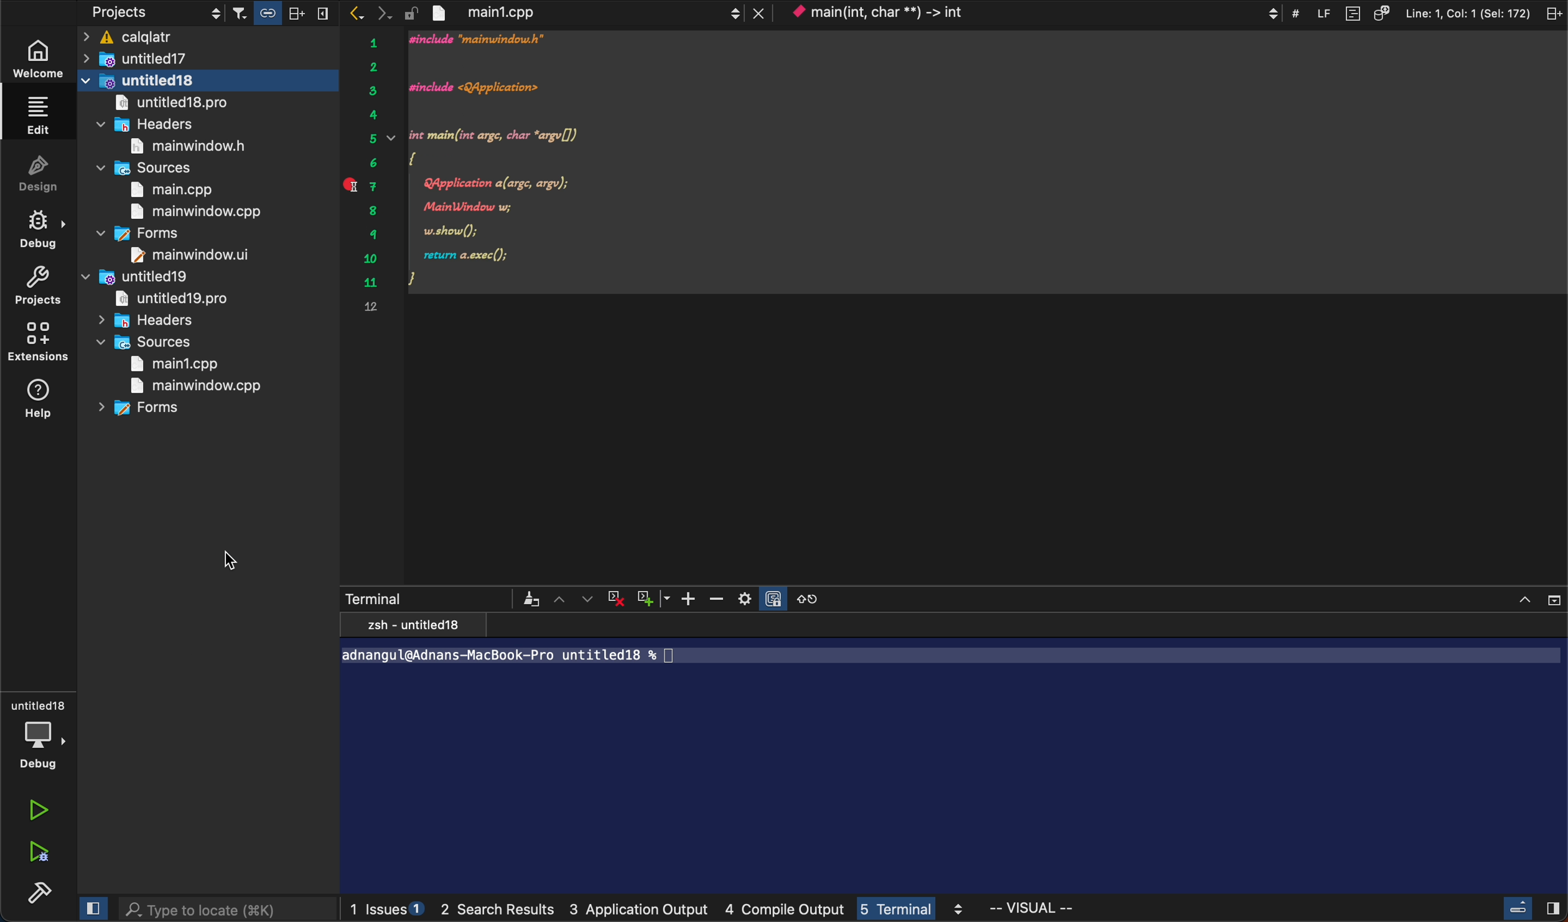 The image size is (1568, 922). Describe the element at coordinates (233, 12) in the screenshot. I see `filters` at that location.